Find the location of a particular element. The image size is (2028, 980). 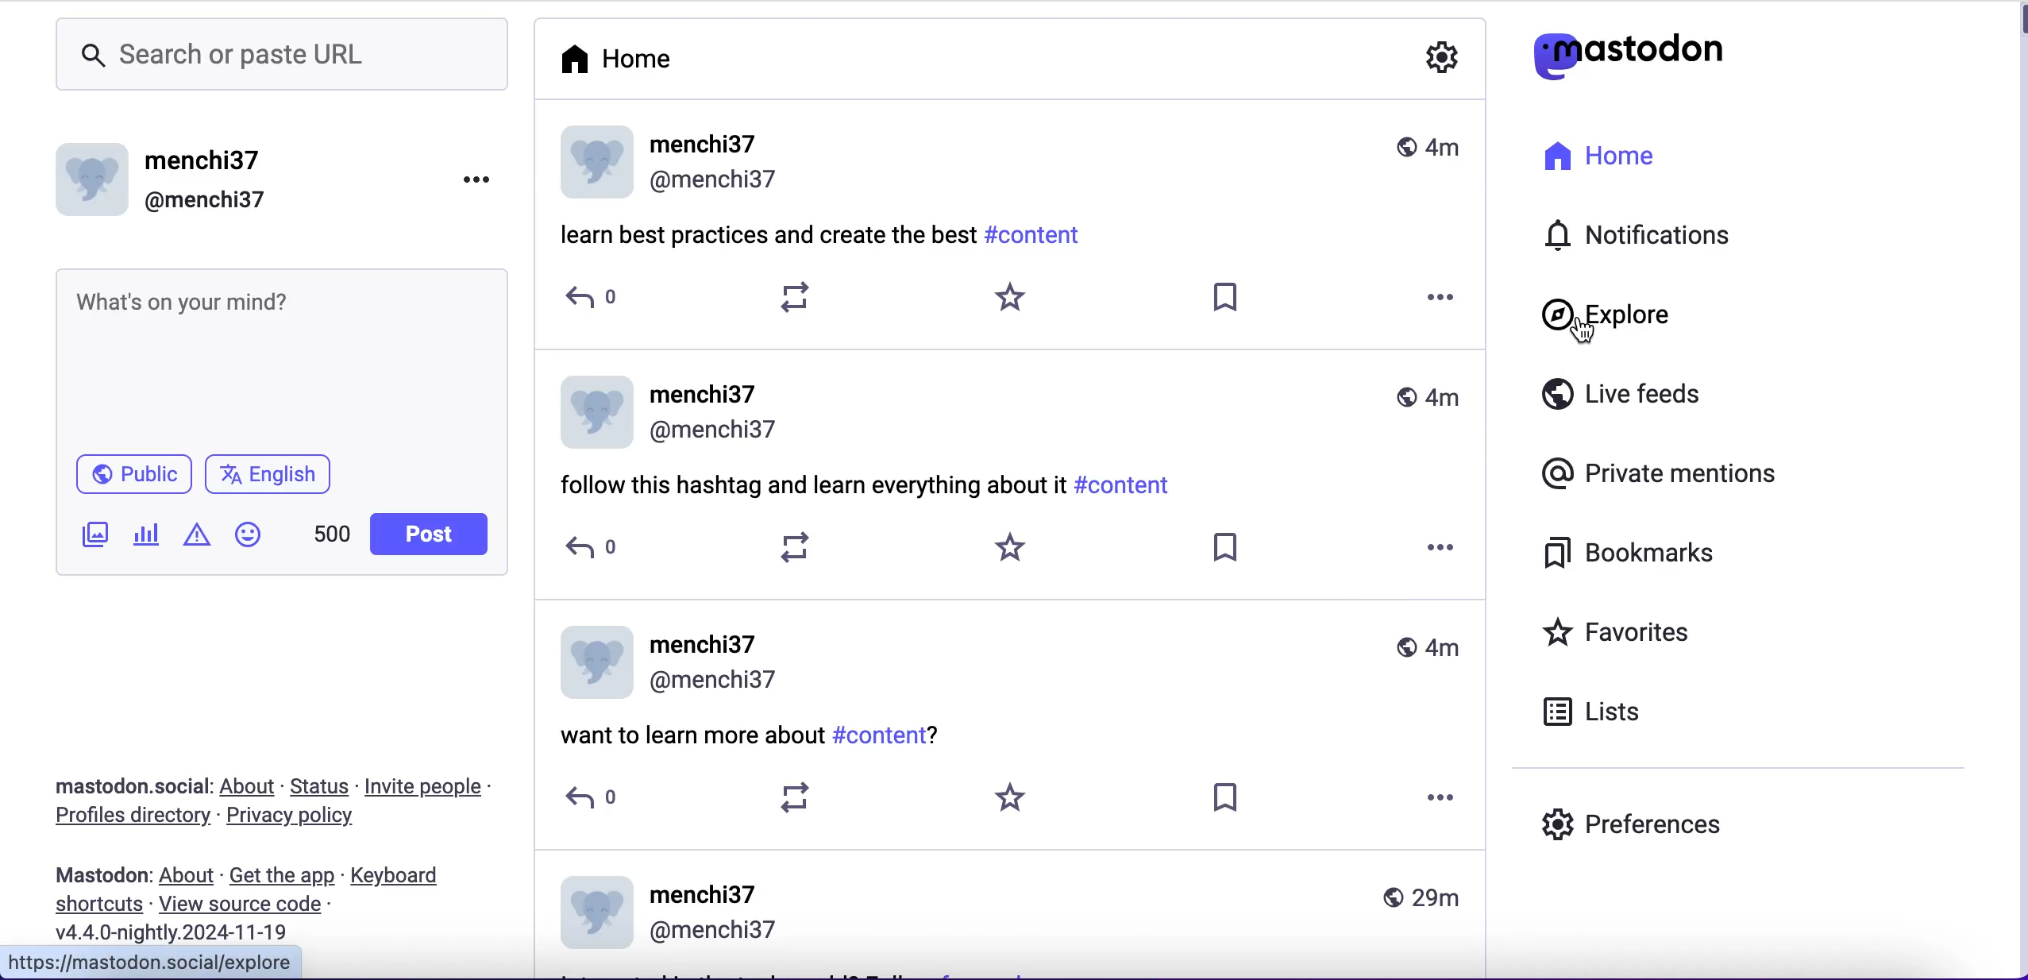

favorites is located at coordinates (1650, 631).